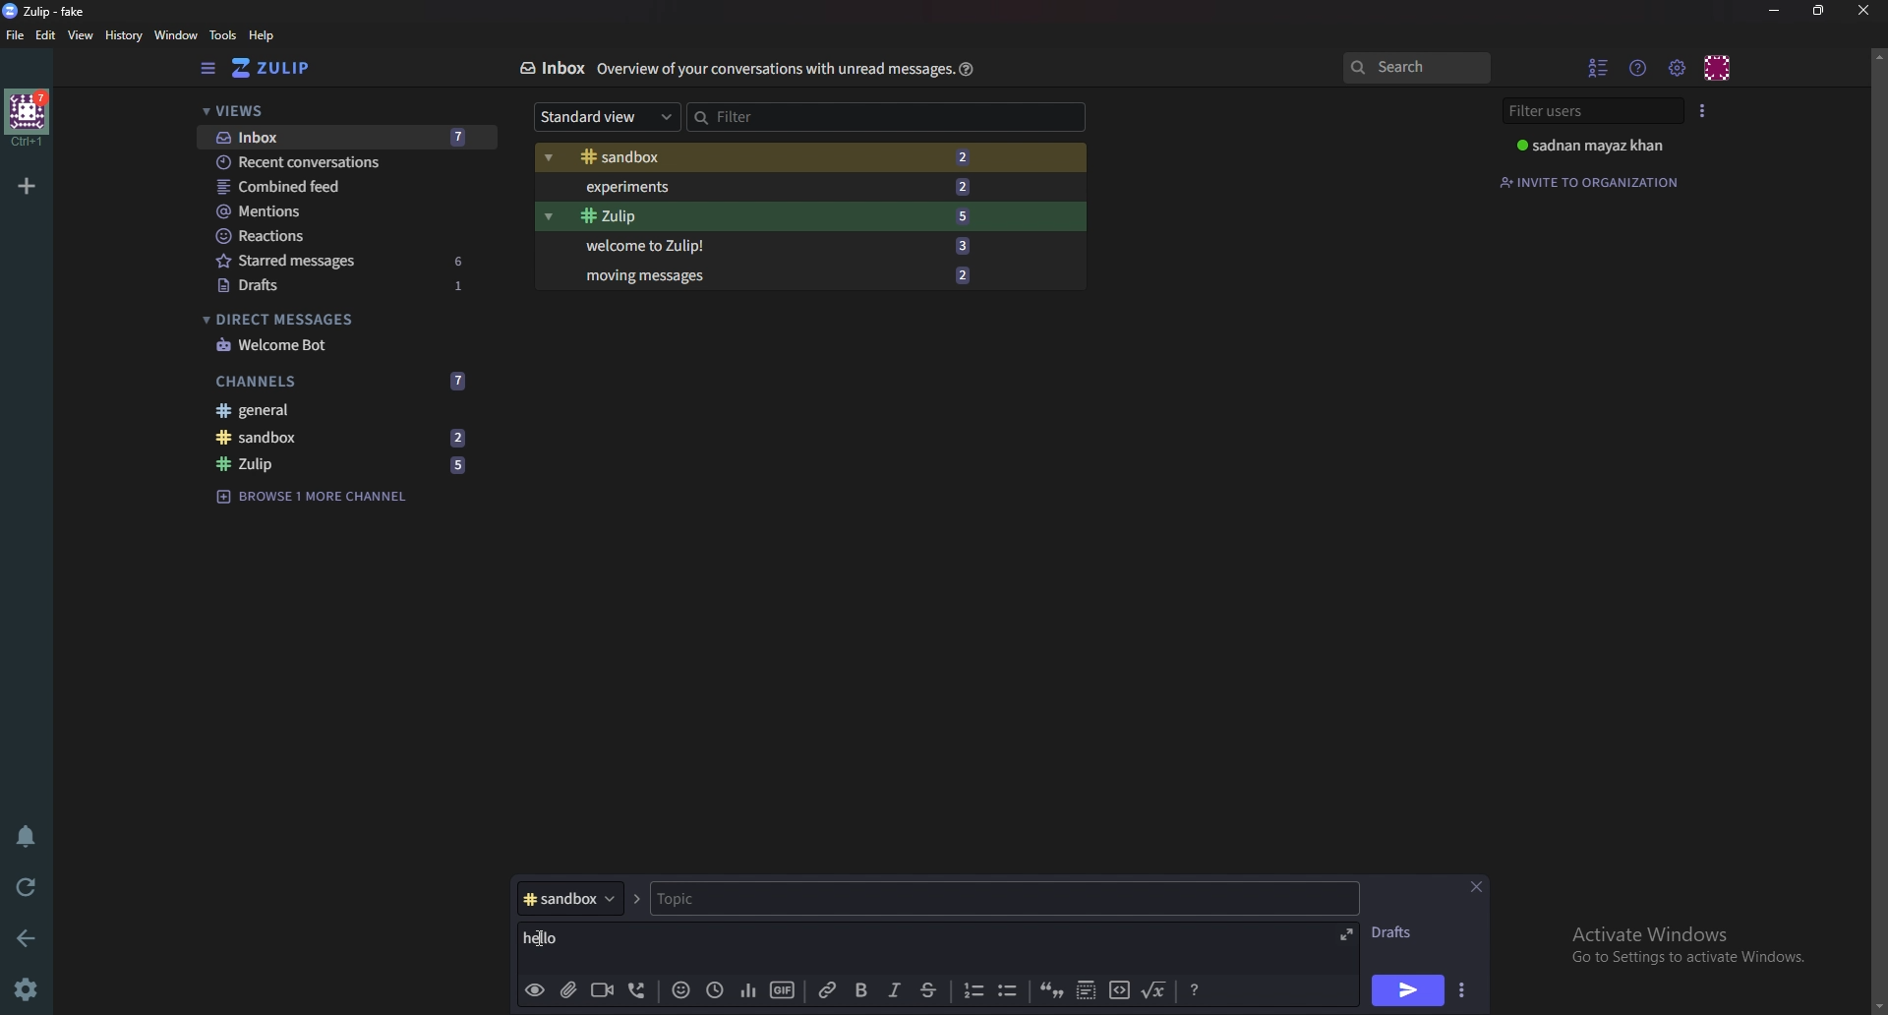 The height and width of the screenshot is (1015, 1888). Describe the element at coordinates (341, 210) in the screenshot. I see `Mentions` at that location.